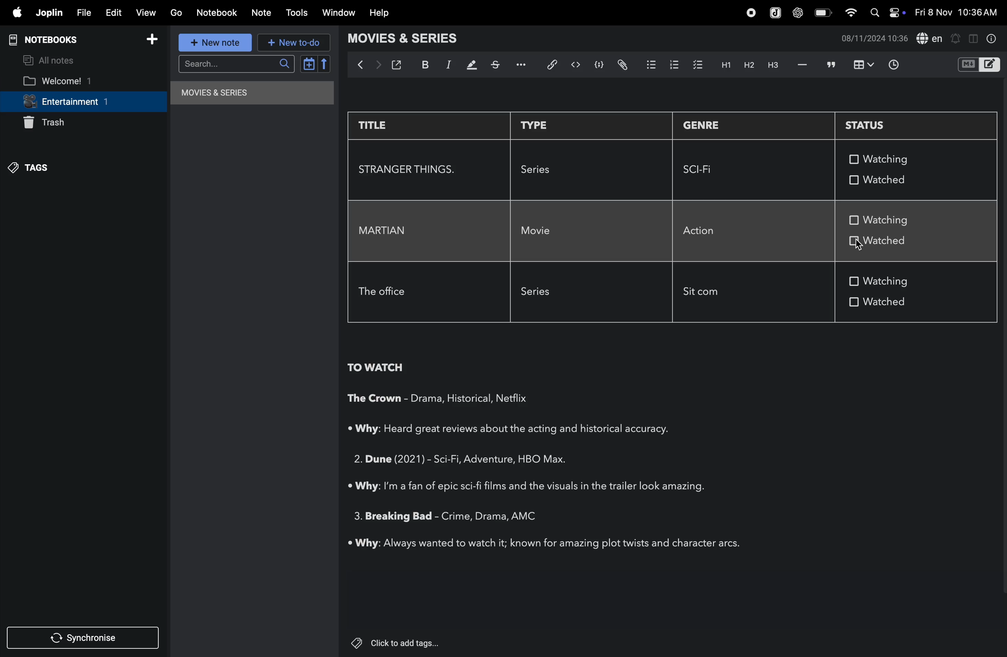 The width and height of the screenshot is (1007, 657). Describe the element at coordinates (474, 516) in the screenshot. I see `genre` at that location.